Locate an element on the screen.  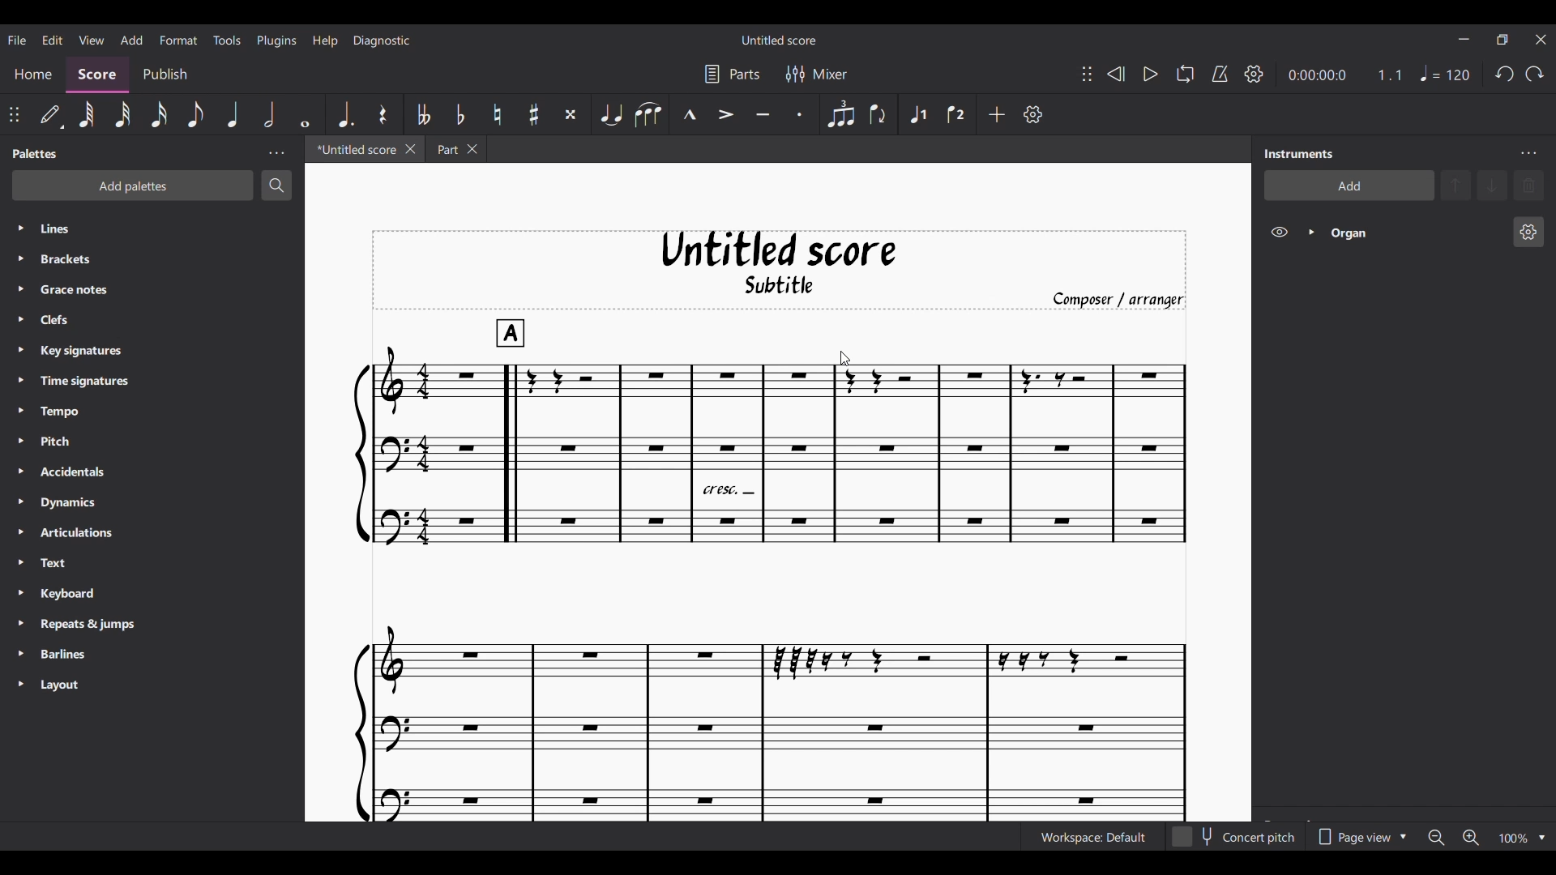
Move selection up is located at coordinates (1456, 185).